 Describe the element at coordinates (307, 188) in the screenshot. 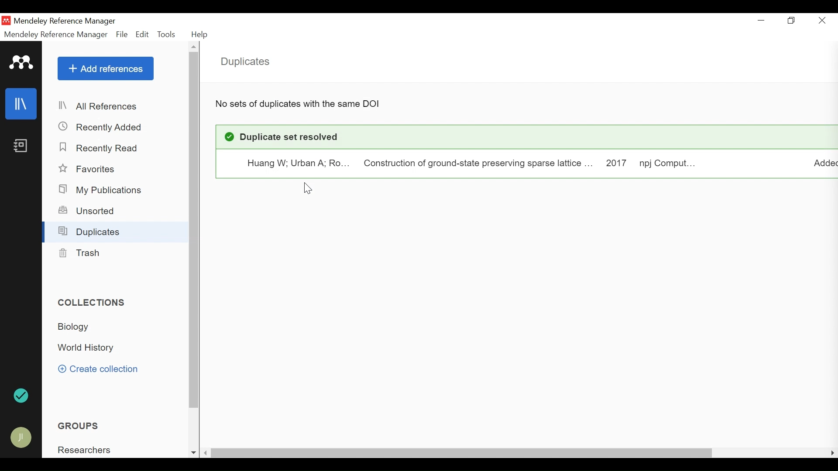

I see `Cursor` at that location.